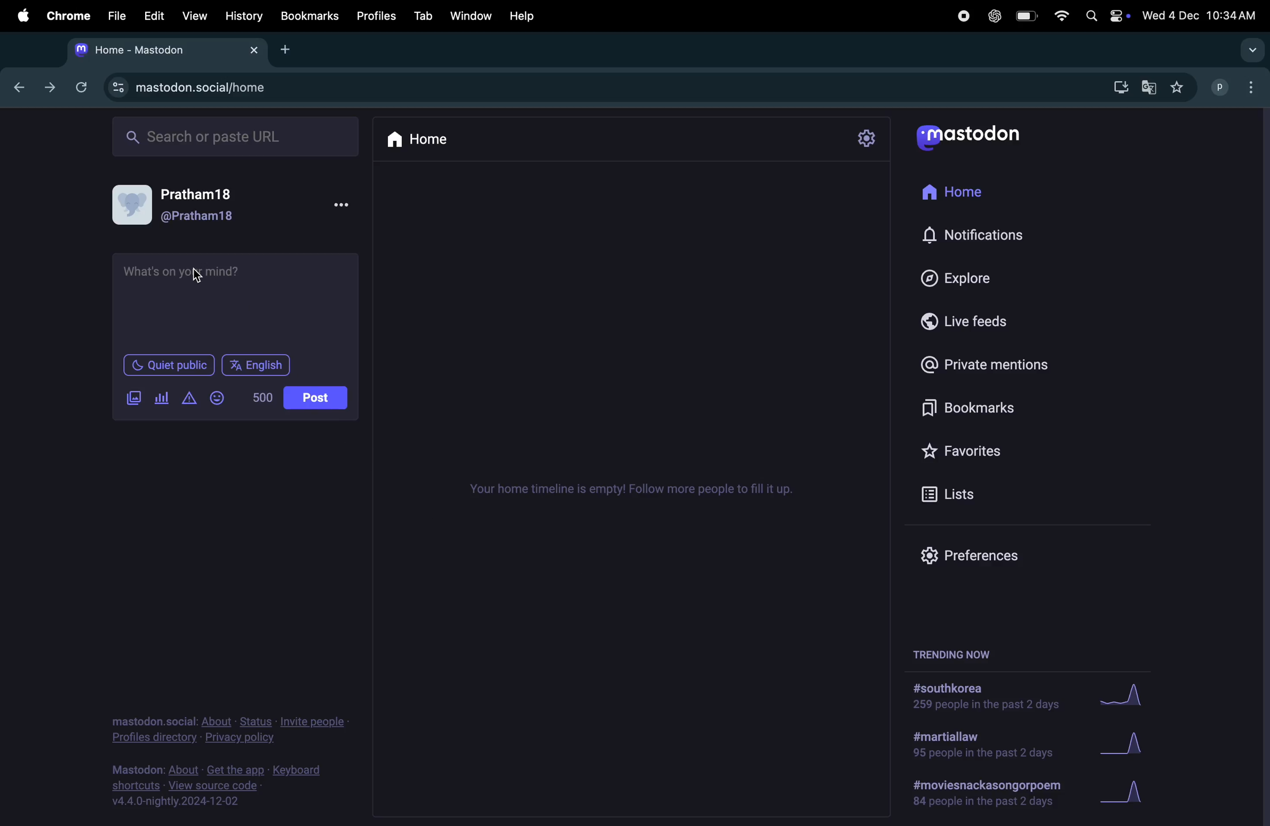 The height and width of the screenshot is (826, 1270). I want to click on apple widgets, so click(1105, 17).